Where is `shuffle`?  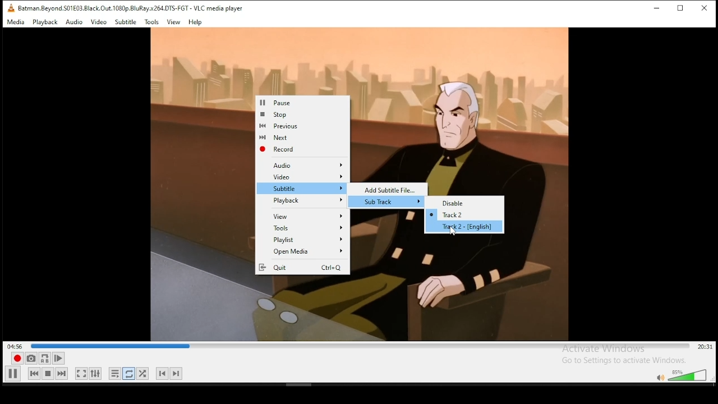
shuffle is located at coordinates (144, 373).